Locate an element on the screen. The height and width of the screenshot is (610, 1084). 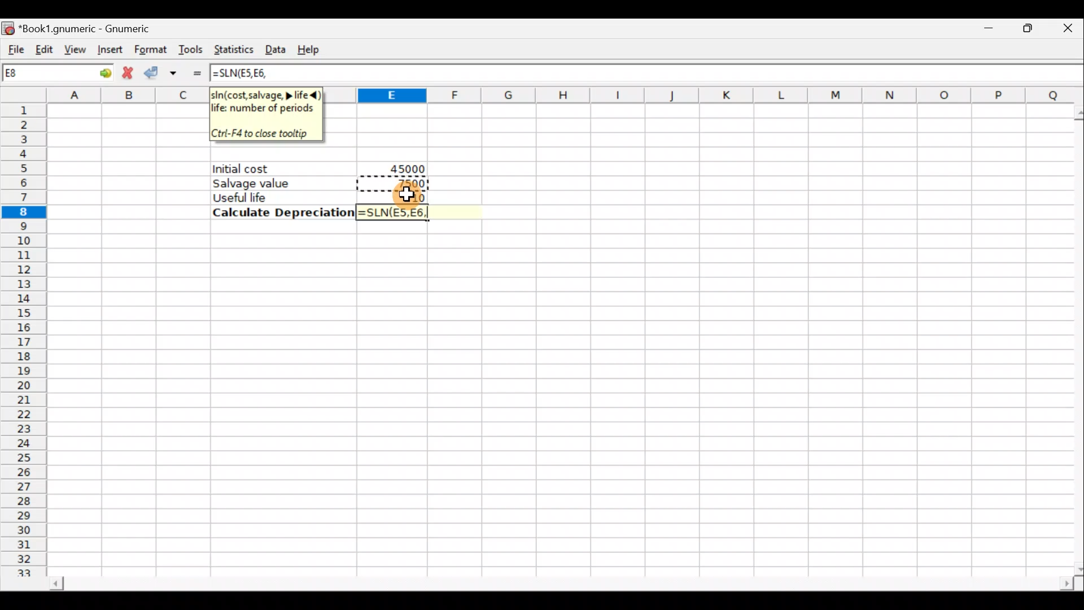
=SLN(E5,E6, is located at coordinates (246, 73).